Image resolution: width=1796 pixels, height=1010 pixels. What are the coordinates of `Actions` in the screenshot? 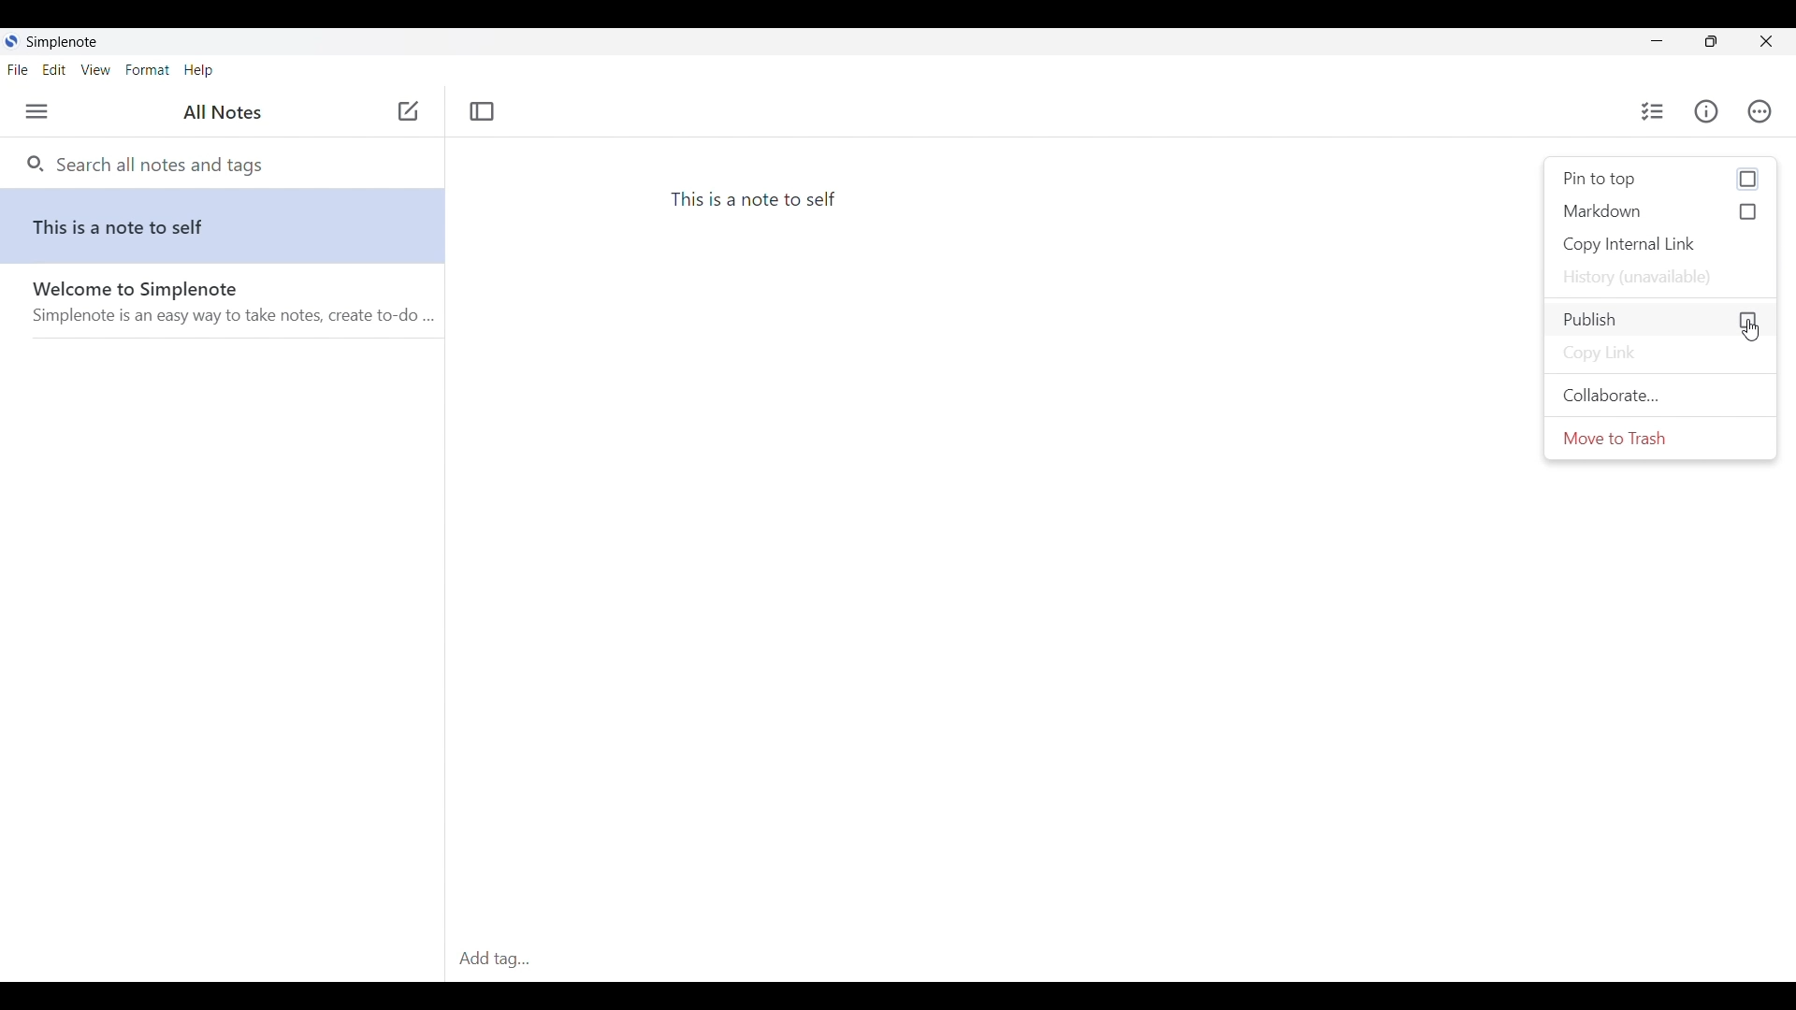 It's located at (1760, 111).